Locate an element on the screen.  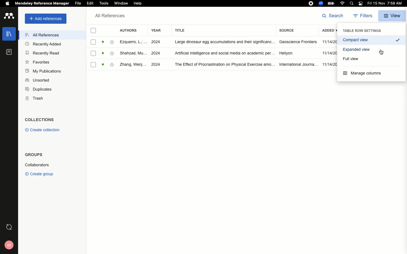
Create group is located at coordinates (39, 173).